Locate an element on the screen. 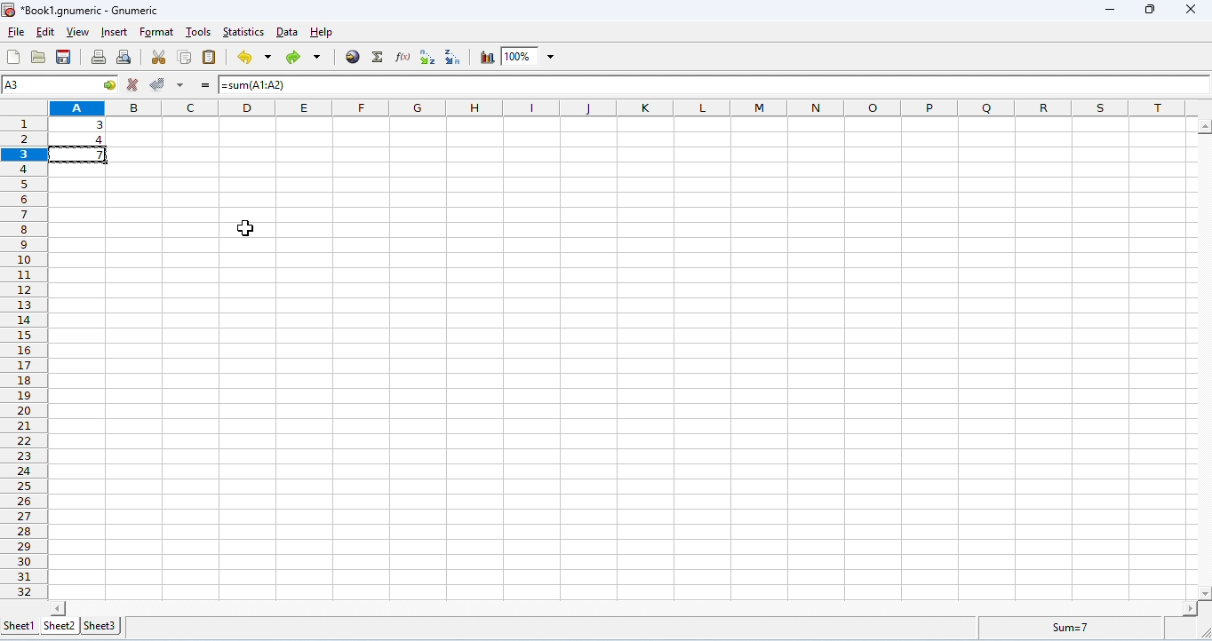 The height and width of the screenshot is (641, 1212). file is located at coordinates (17, 32).